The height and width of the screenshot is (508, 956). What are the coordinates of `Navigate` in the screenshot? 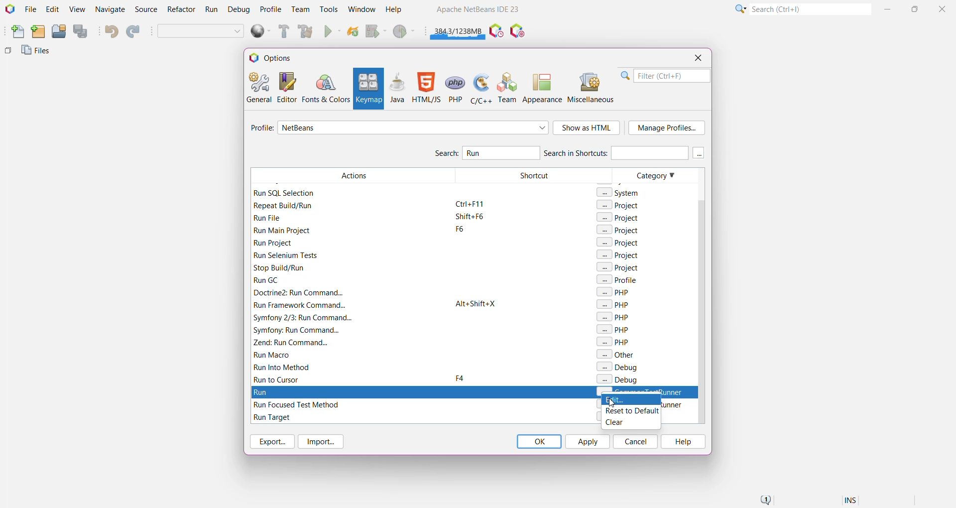 It's located at (111, 10).